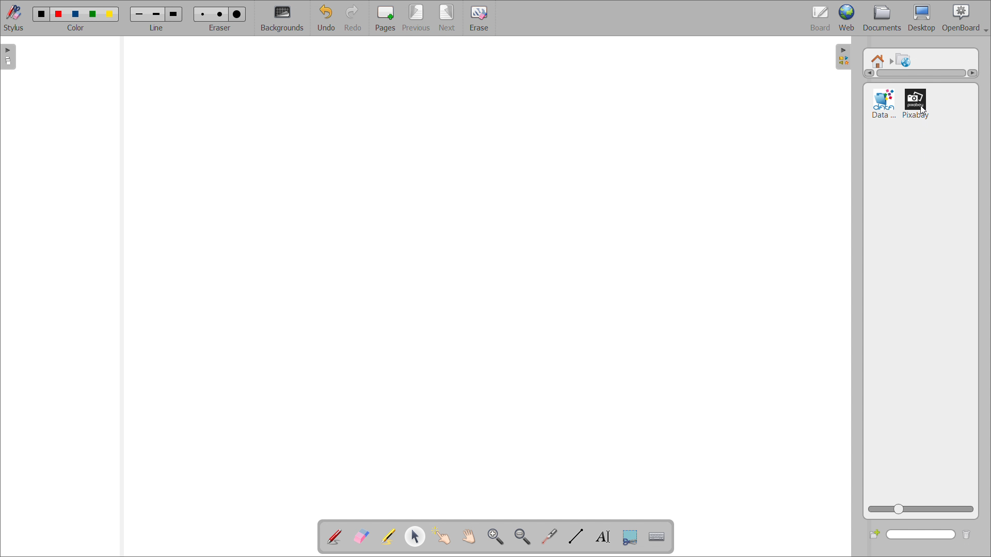 This screenshot has height=557, width=991. Describe the element at coordinates (603, 536) in the screenshot. I see `write text` at that location.